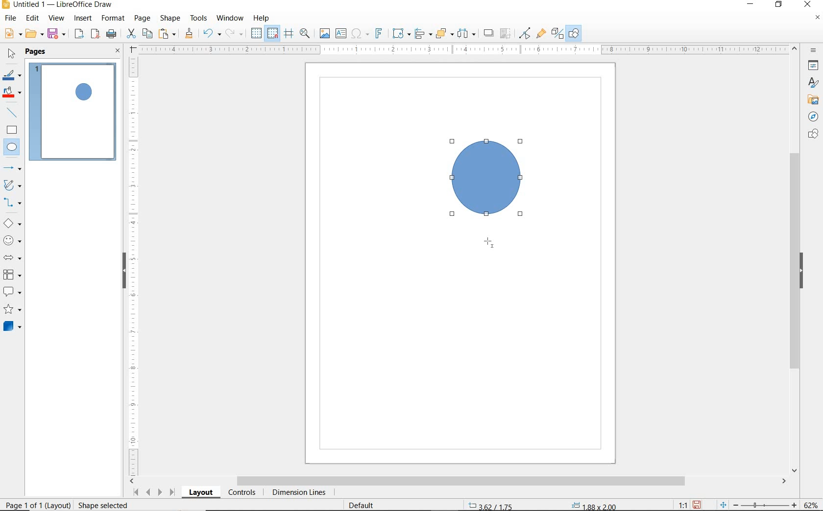 Image resolution: width=823 pixels, height=511 pixels. I want to click on FORMAT, so click(114, 18).